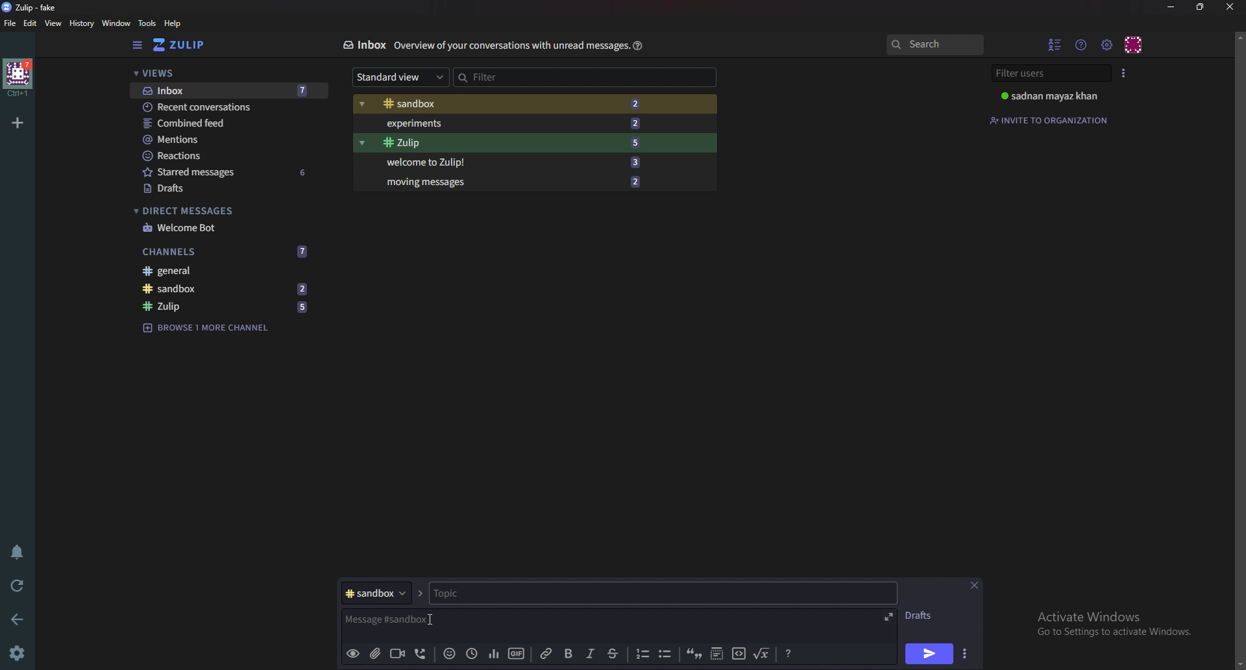 The width and height of the screenshot is (1246, 670). Describe the element at coordinates (1055, 44) in the screenshot. I see `hide User list` at that location.